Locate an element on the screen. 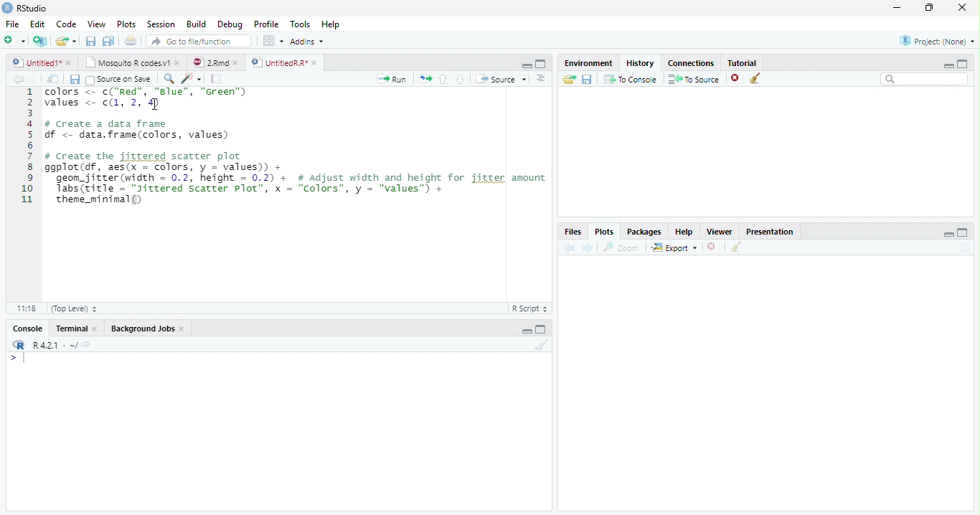 The image size is (980, 515). Open recent files is located at coordinates (75, 41).